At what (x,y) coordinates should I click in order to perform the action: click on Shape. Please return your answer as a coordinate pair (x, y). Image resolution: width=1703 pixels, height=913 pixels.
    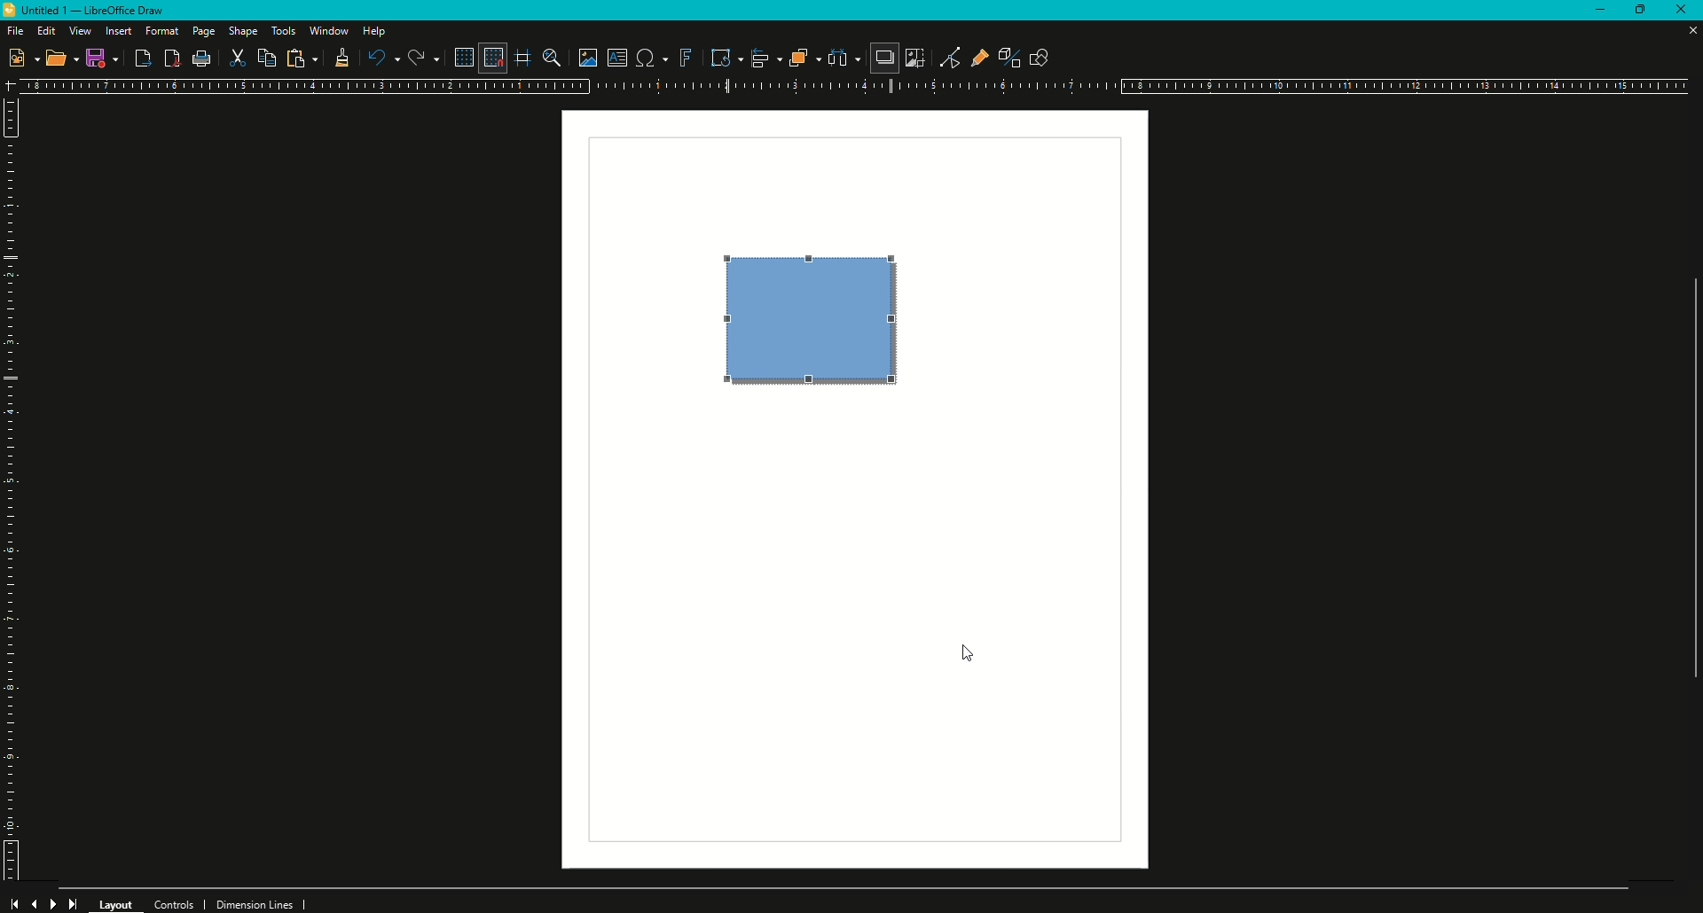
    Looking at the image, I should click on (244, 31).